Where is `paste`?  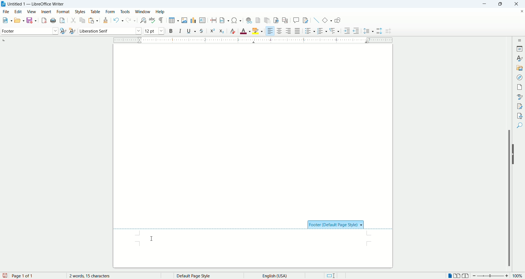 paste is located at coordinates (94, 19).